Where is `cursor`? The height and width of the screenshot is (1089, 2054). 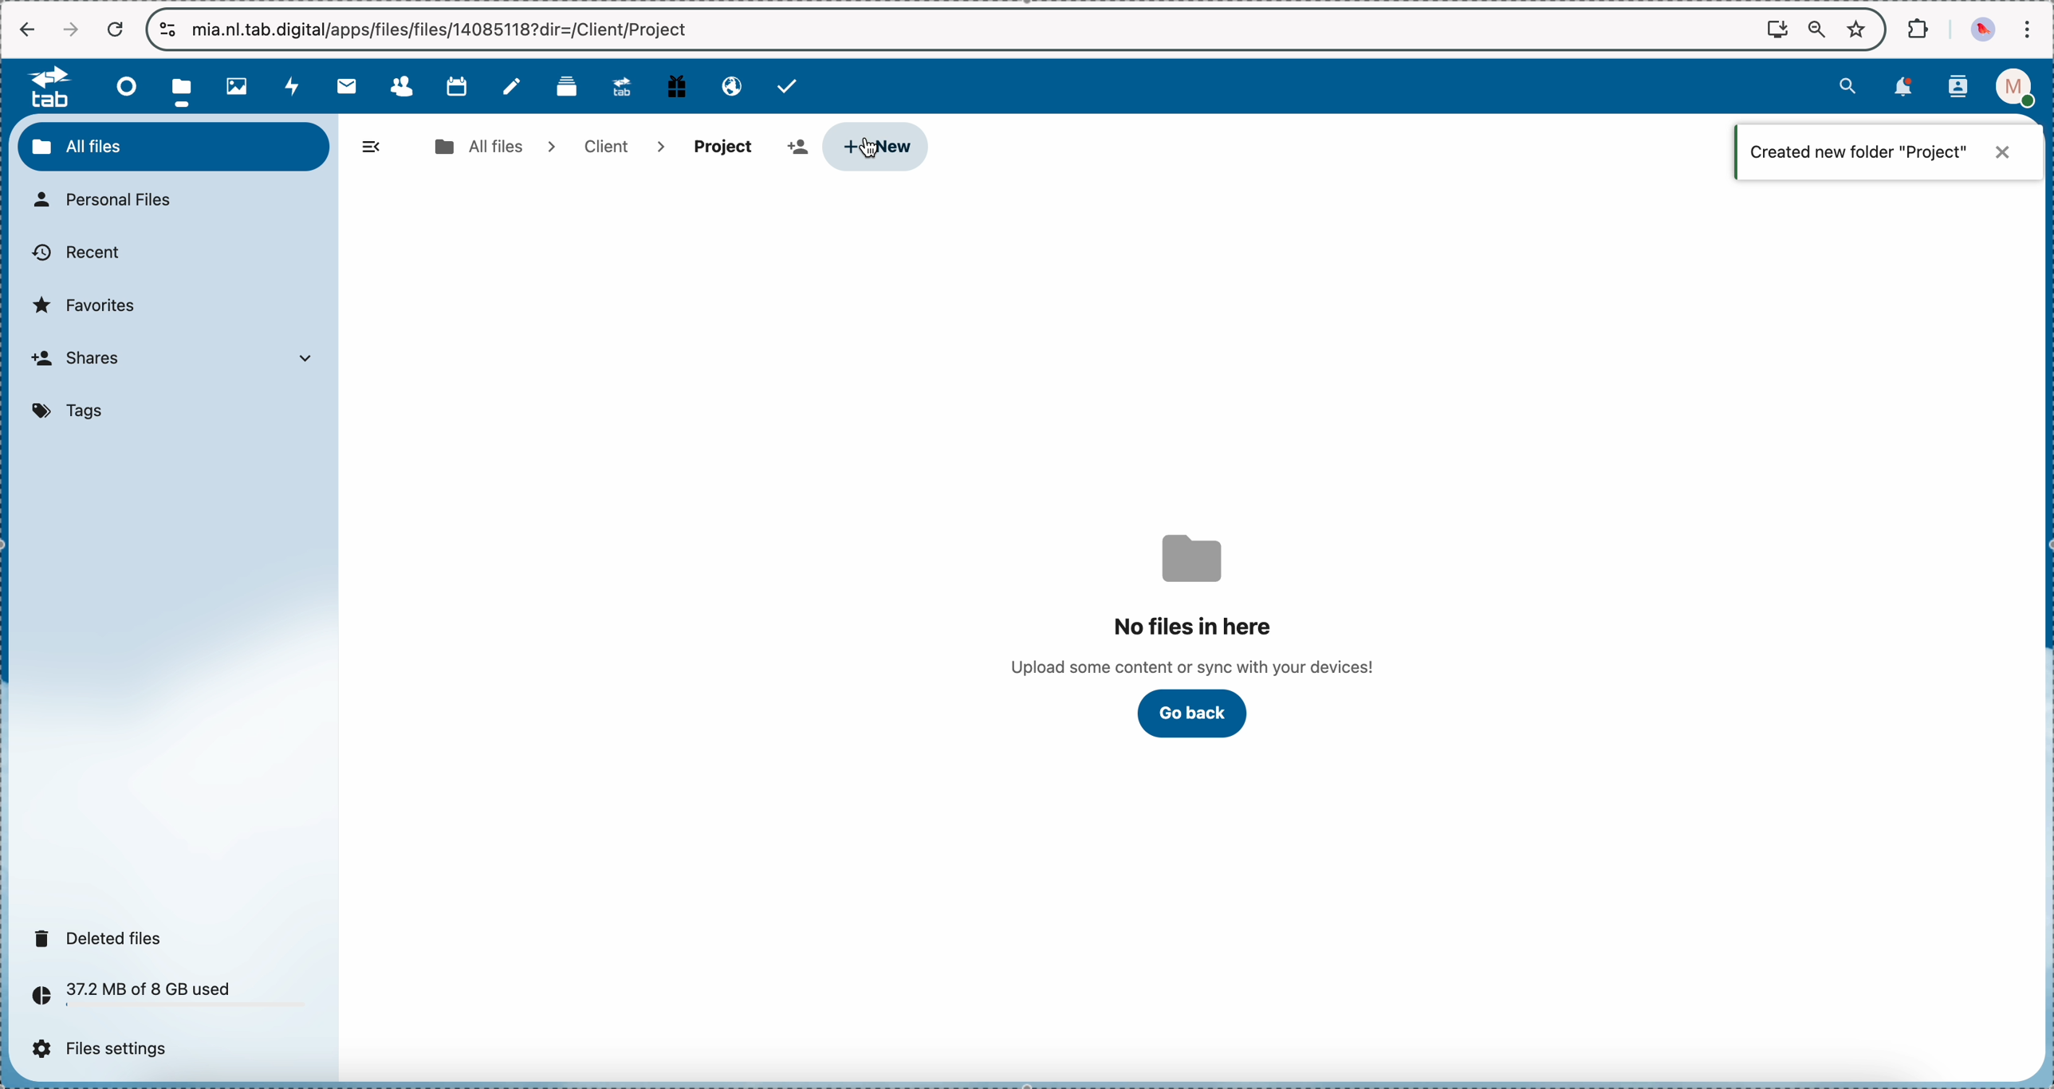
cursor is located at coordinates (867, 151).